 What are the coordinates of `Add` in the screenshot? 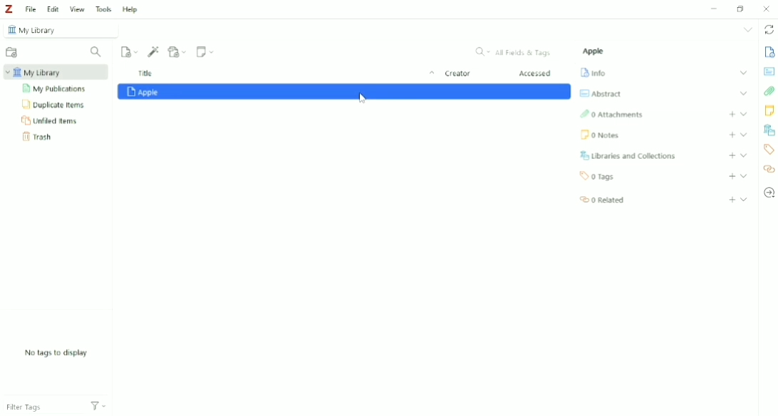 It's located at (732, 177).